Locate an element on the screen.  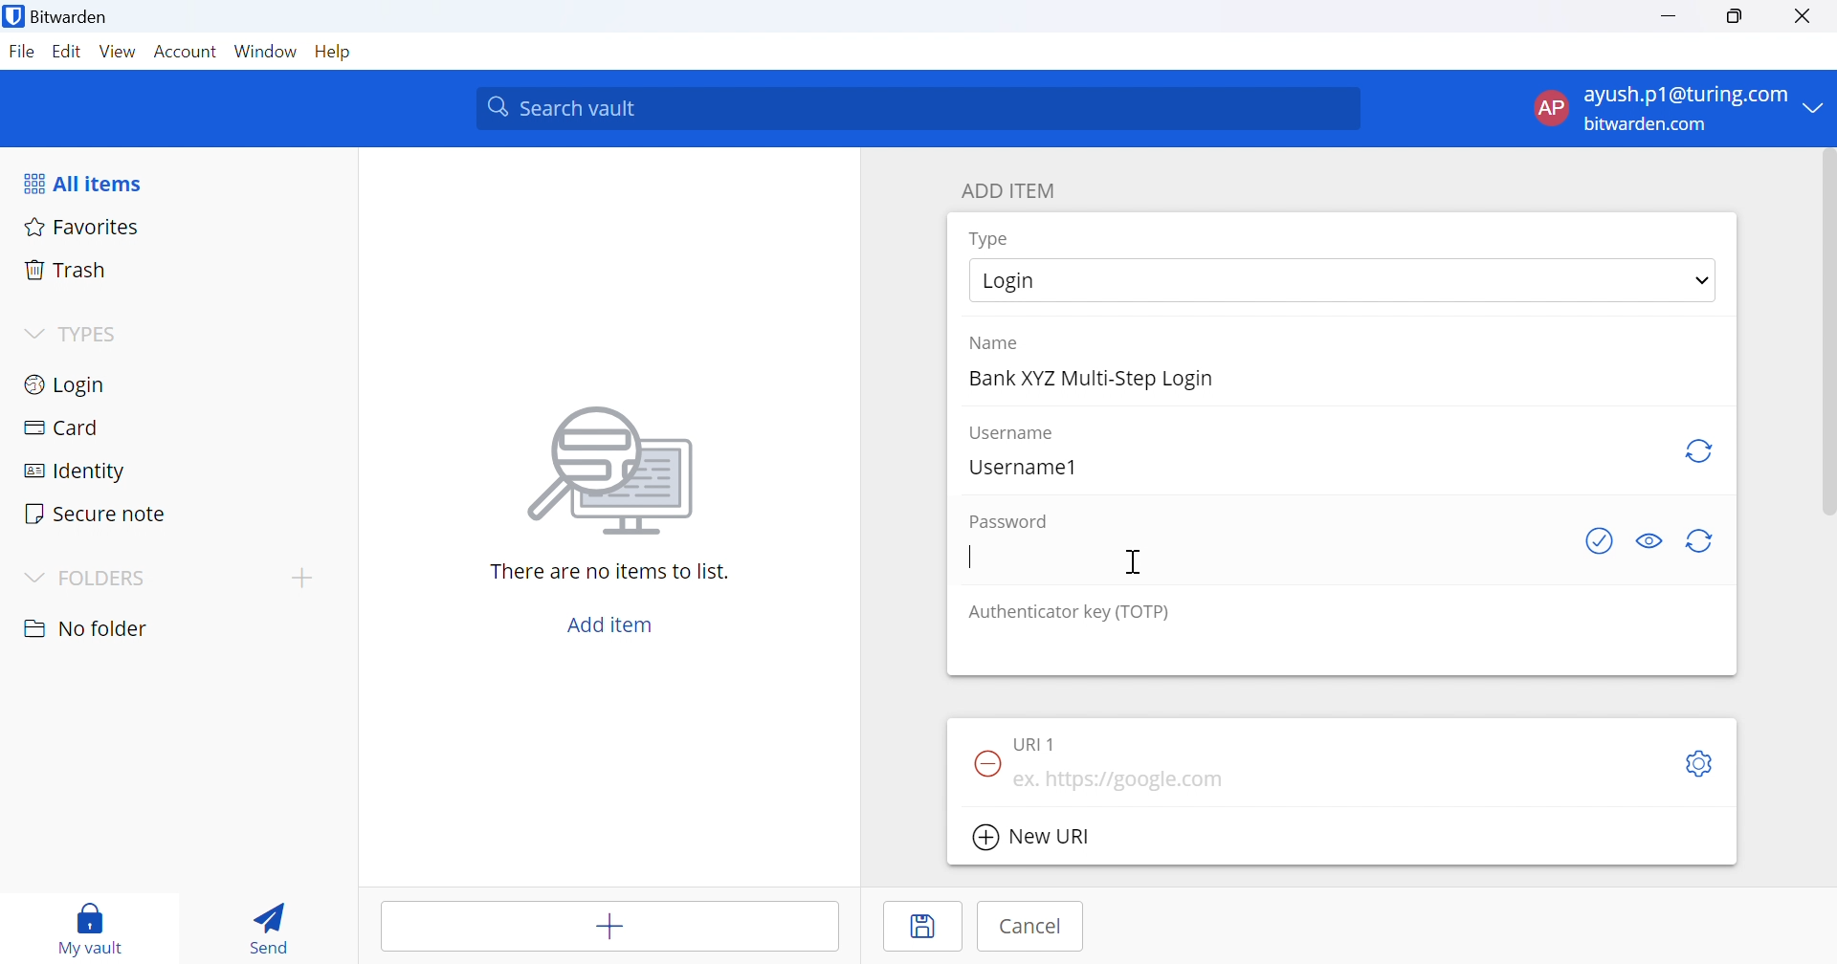
File is located at coordinates (21, 53).